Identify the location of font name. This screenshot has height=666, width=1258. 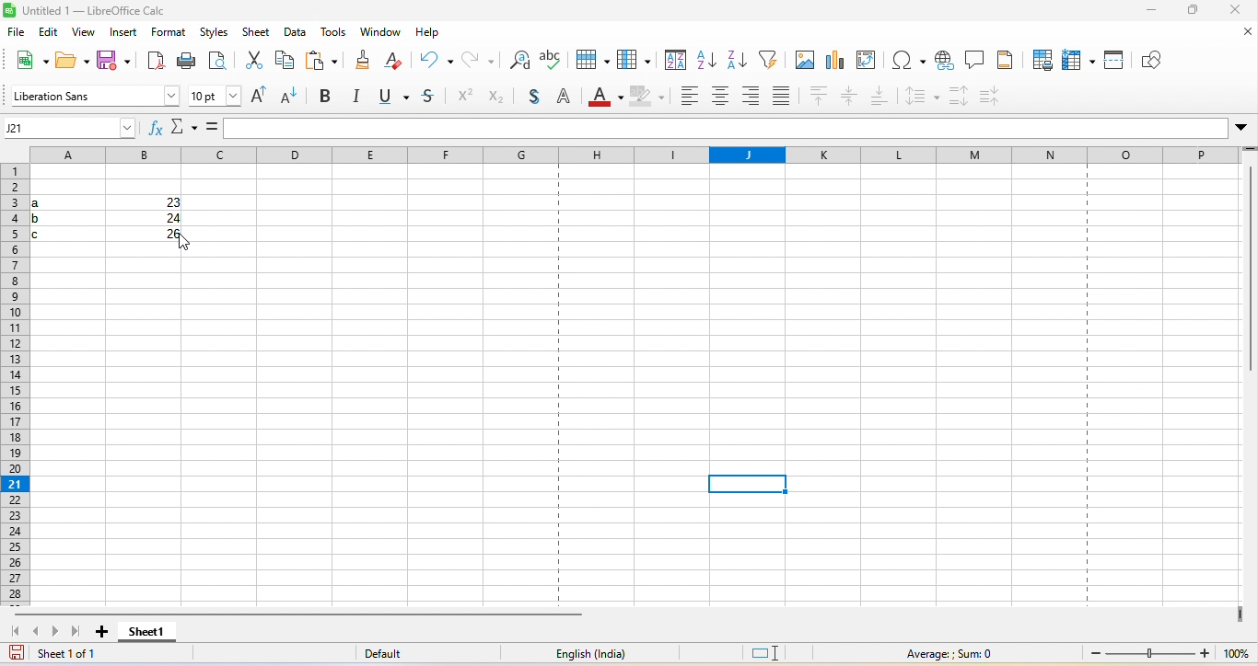
(90, 96).